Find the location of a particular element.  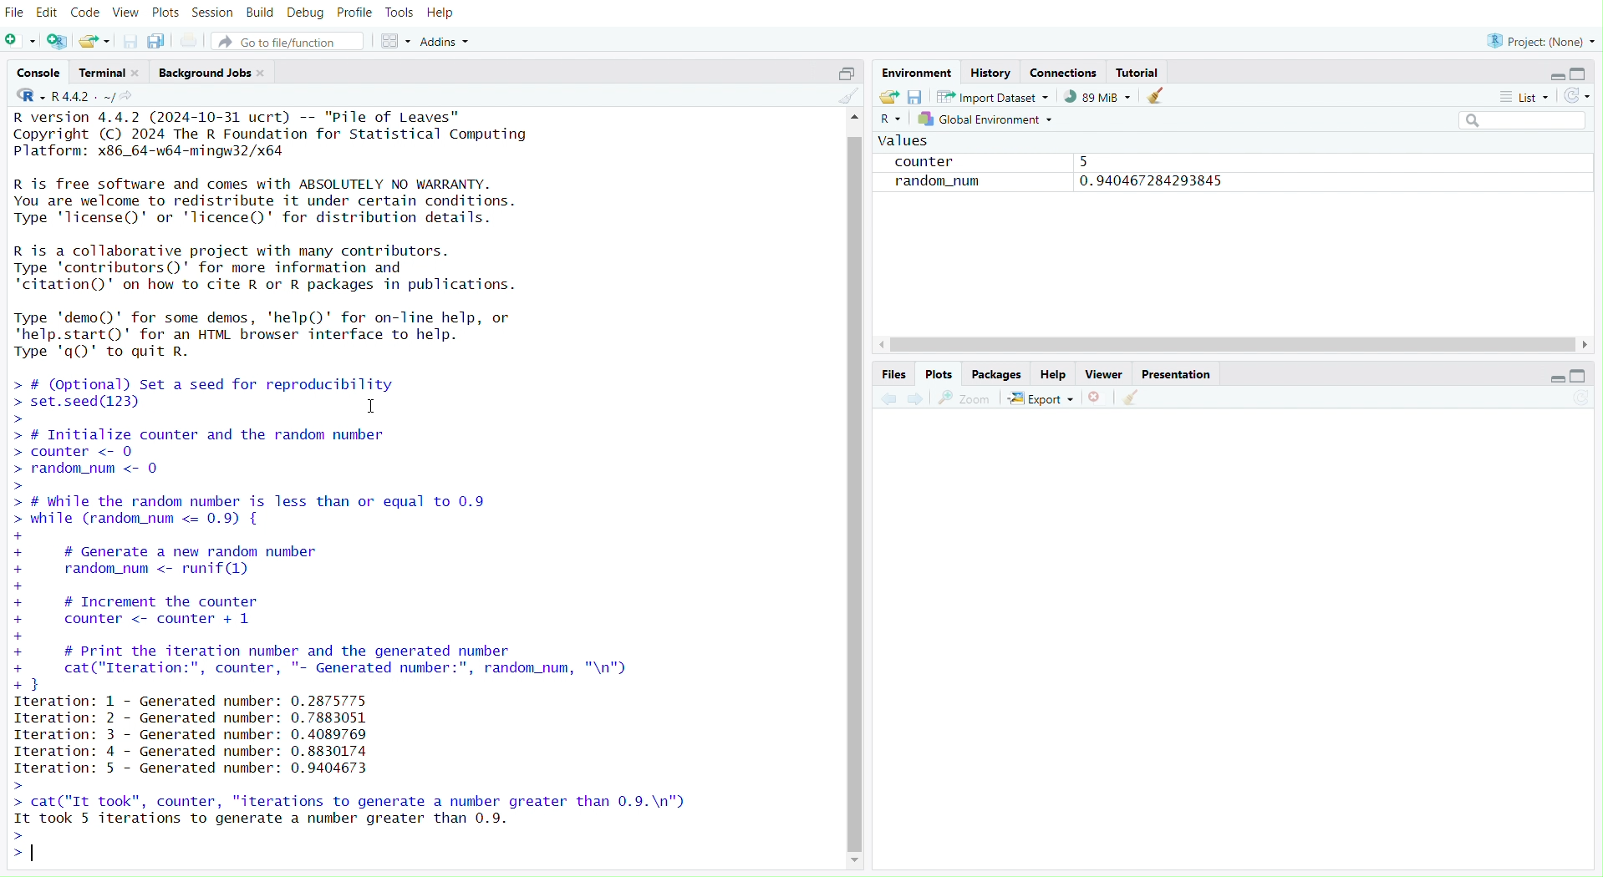

Minimize is located at coordinates (1555, 76).